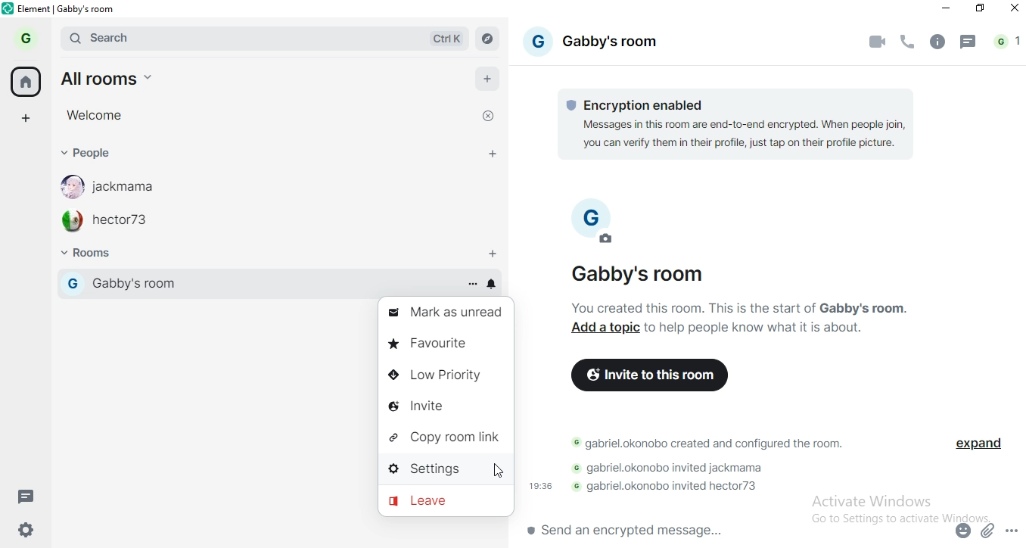 The width and height of the screenshot is (1026, 548). What do you see at coordinates (445, 403) in the screenshot?
I see `invite` at bounding box center [445, 403].